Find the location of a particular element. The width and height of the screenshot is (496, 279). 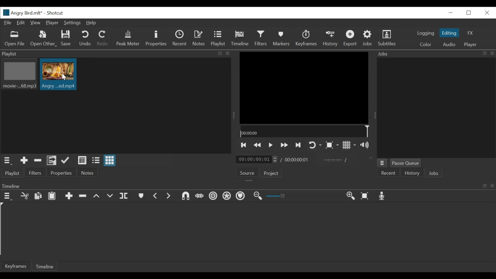

Copy is located at coordinates (38, 197).